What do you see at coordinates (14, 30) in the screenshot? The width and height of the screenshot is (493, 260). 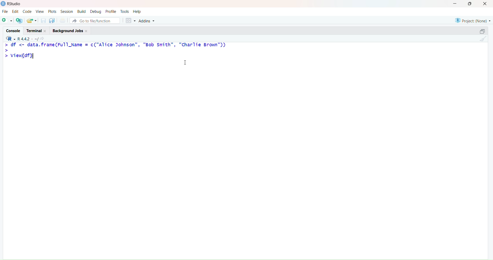 I see `Console` at bounding box center [14, 30].